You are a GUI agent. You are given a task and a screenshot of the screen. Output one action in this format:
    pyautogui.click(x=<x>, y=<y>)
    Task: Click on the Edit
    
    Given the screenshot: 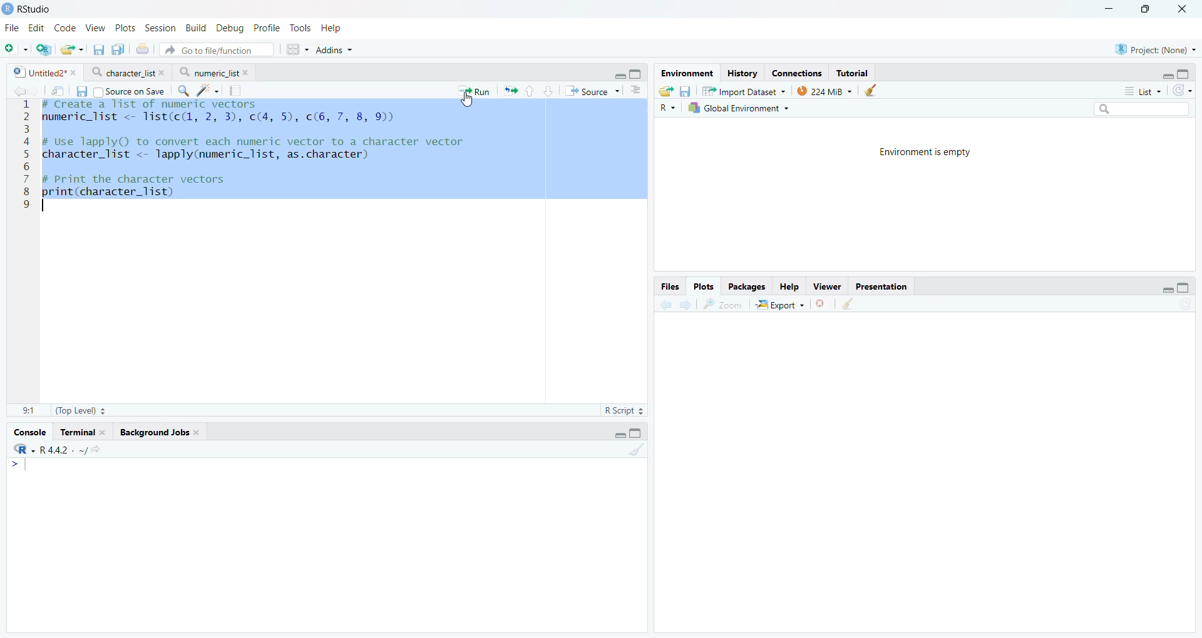 What is the action you would take?
    pyautogui.click(x=36, y=27)
    